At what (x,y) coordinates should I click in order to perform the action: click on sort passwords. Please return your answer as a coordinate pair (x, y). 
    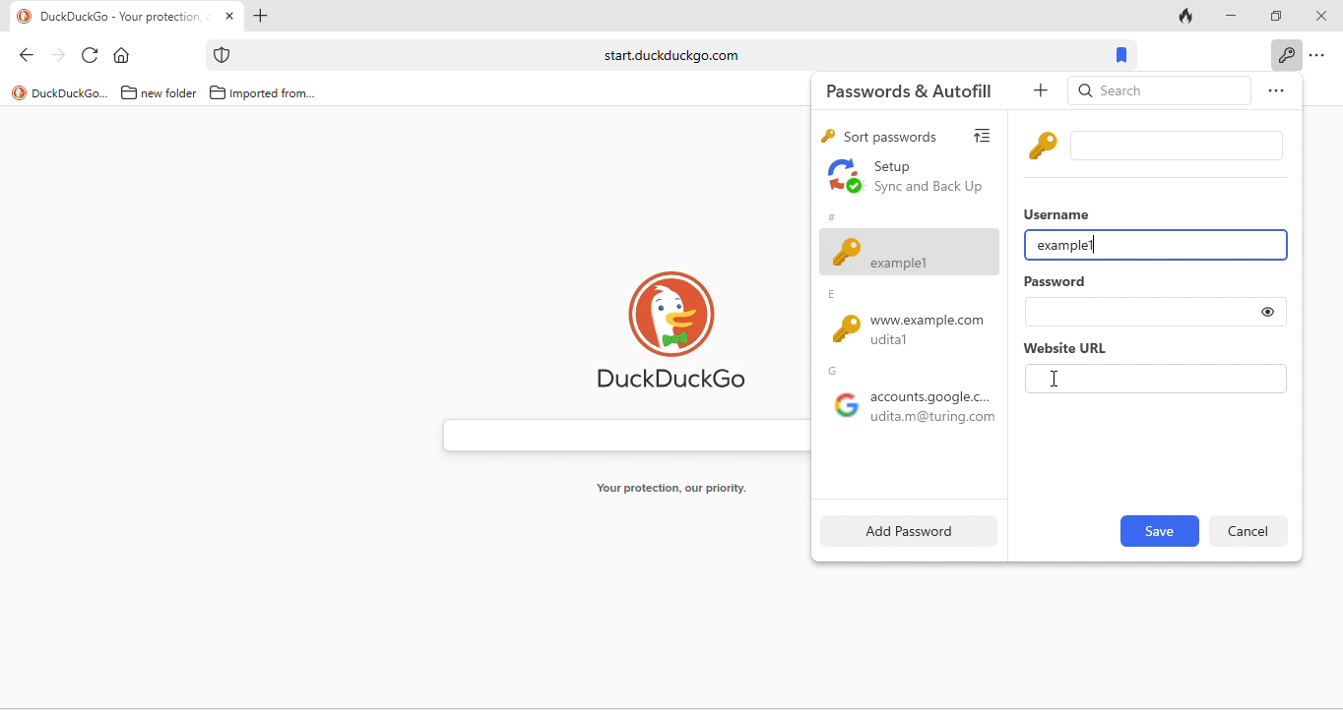
    Looking at the image, I should click on (891, 137).